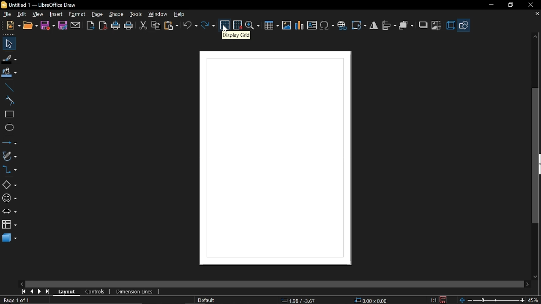 The image size is (541, 304). I want to click on Page, so click(97, 14).